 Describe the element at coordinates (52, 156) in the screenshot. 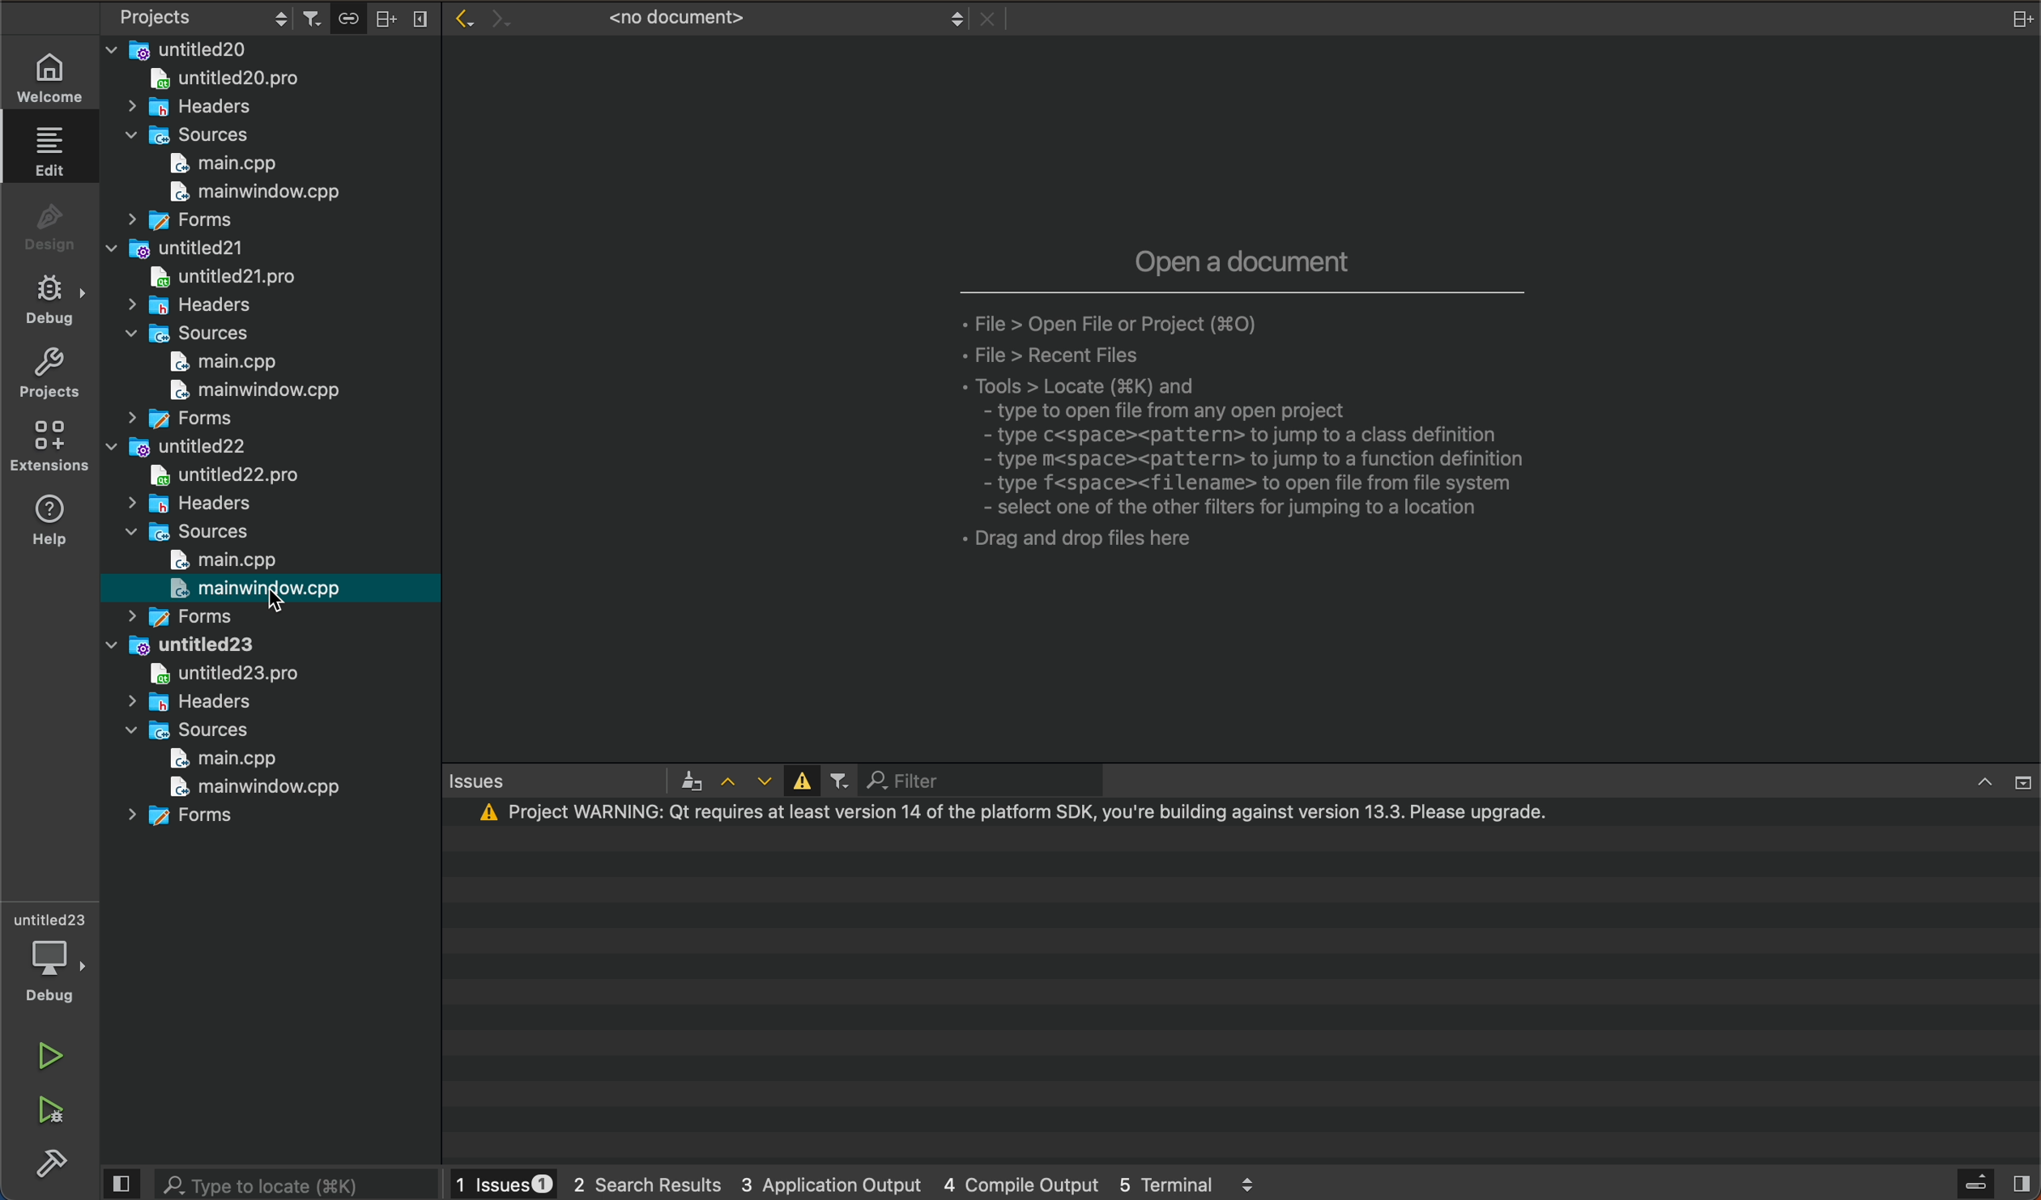

I see `edit` at that location.